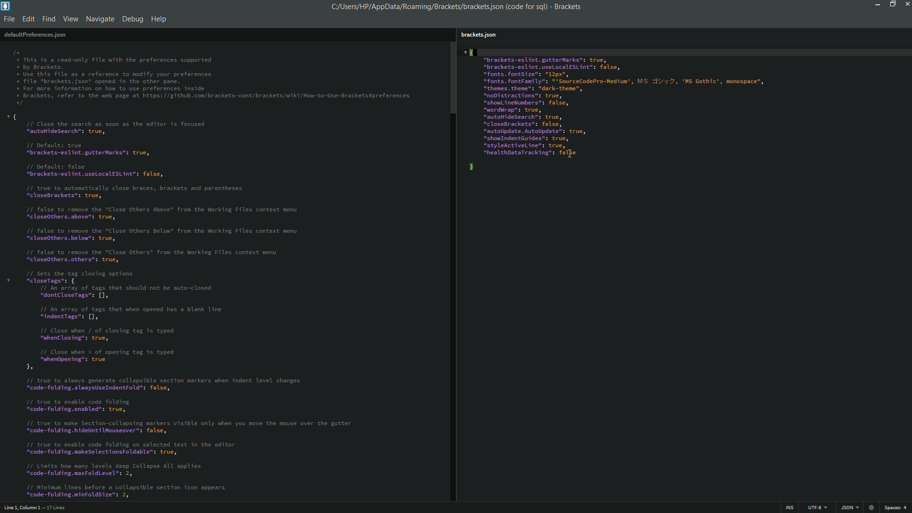 The height and width of the screenshot is (513, 912). I want to click on Python, so click(848, 508).